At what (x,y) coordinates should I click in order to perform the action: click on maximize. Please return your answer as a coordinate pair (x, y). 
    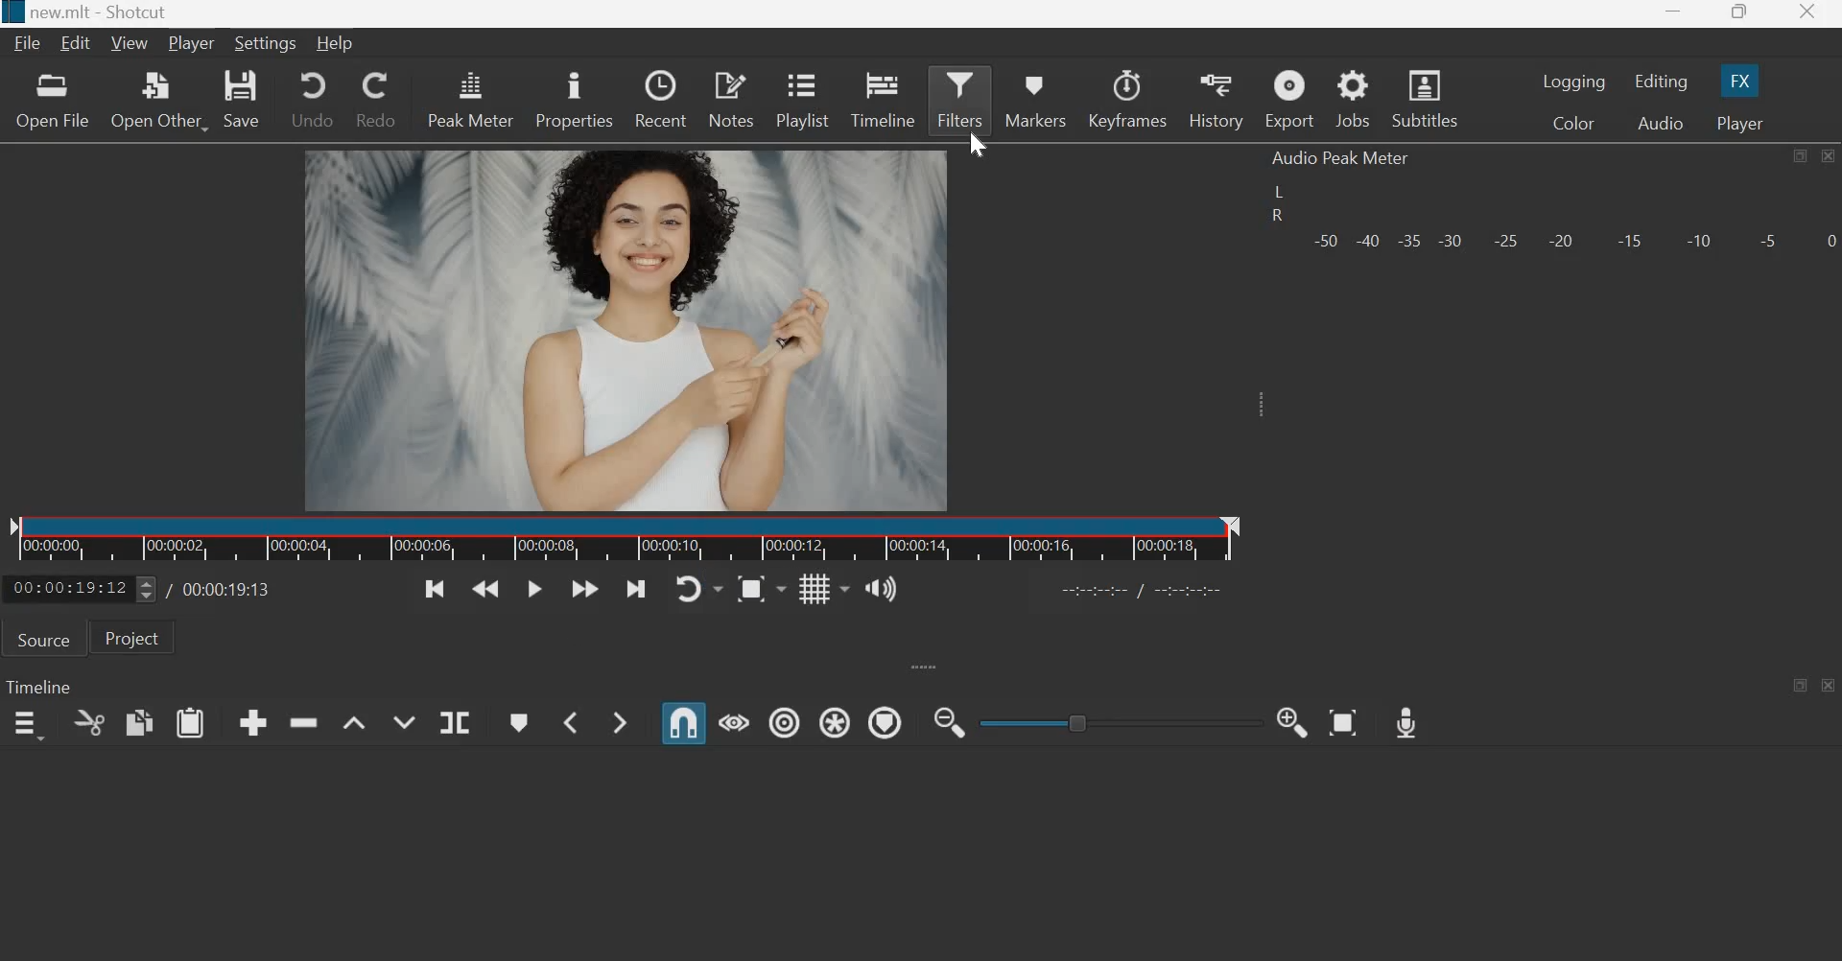
    Looking at the image, I should click on (1738, 14).